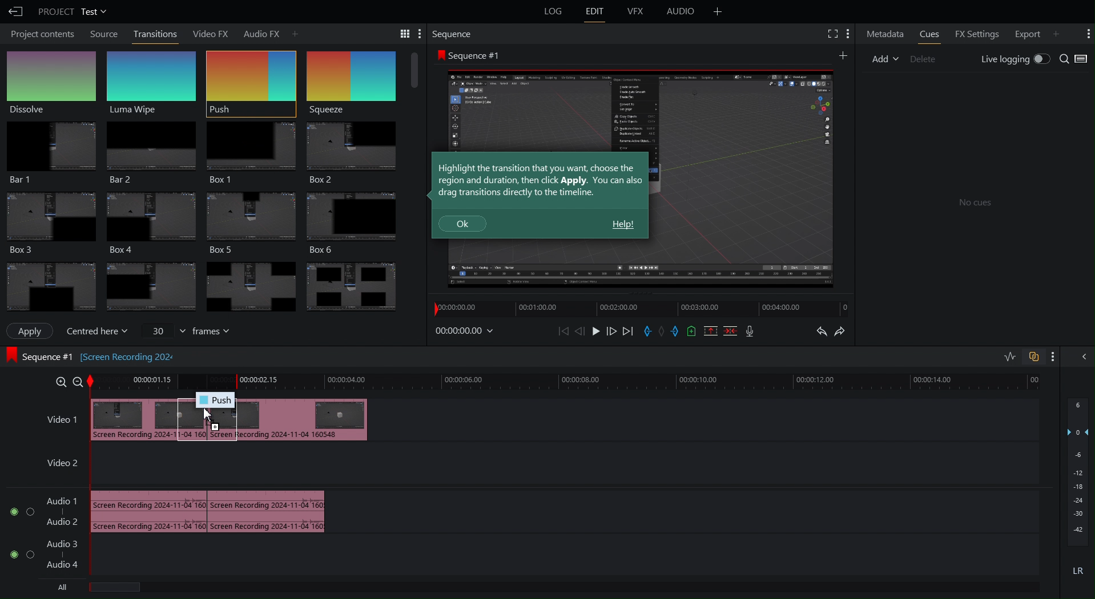 This screenshot has width=1095, height=599. I want to click on More, so click(843, 54).